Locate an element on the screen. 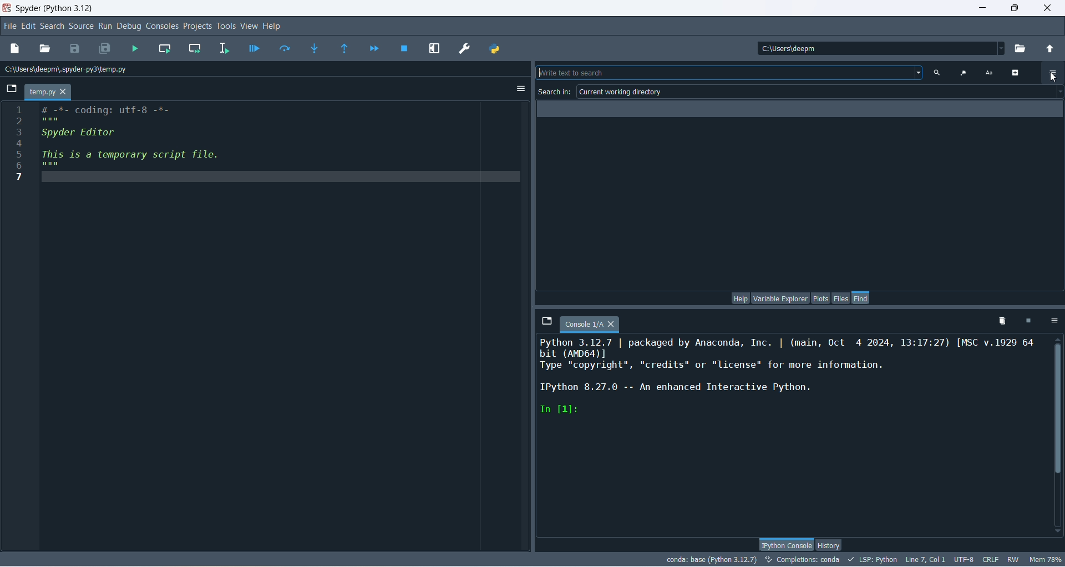 This screenshot has width=1065, height=567. options is located at coordinates (1053, 72).